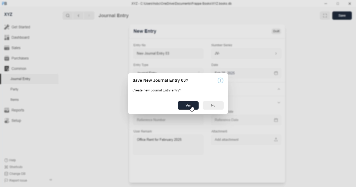 The image size is (356, 187). What do you see at coordinates (337, 4) in the screenshot?
I see `toggle maximize` at bounding box center [337, 4].